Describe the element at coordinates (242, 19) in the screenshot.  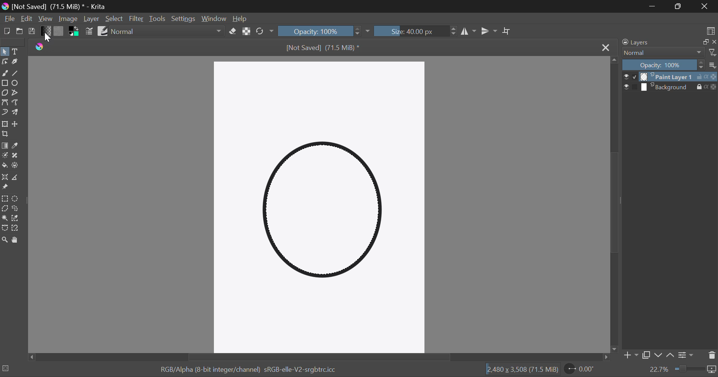
I see `Help` at that location.